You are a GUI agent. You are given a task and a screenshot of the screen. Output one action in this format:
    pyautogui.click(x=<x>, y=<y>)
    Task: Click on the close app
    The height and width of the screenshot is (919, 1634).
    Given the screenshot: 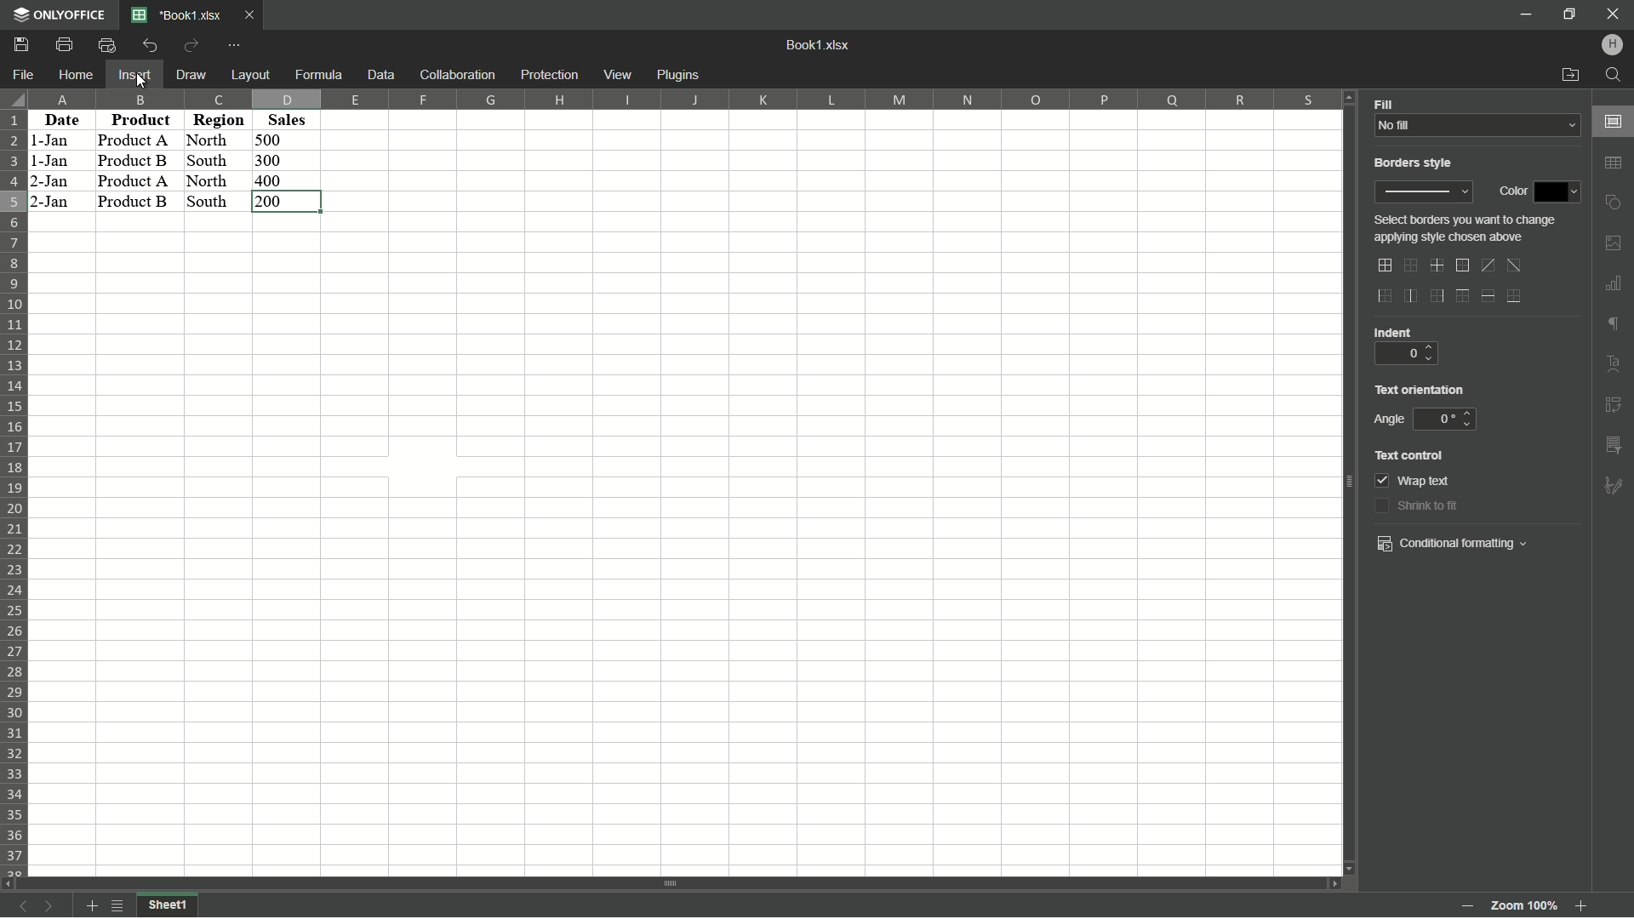 What is the action you would take?
    pyautogui.click(x=1613, y=14)
    